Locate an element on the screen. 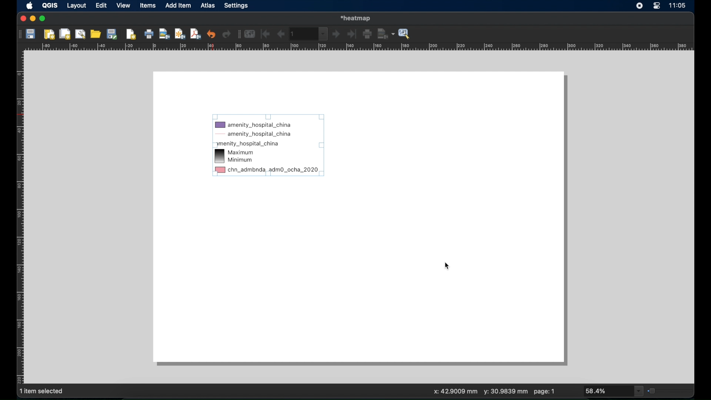 This screenshot has width=711, height=400. apple icon is located at coordinates (29, 6).